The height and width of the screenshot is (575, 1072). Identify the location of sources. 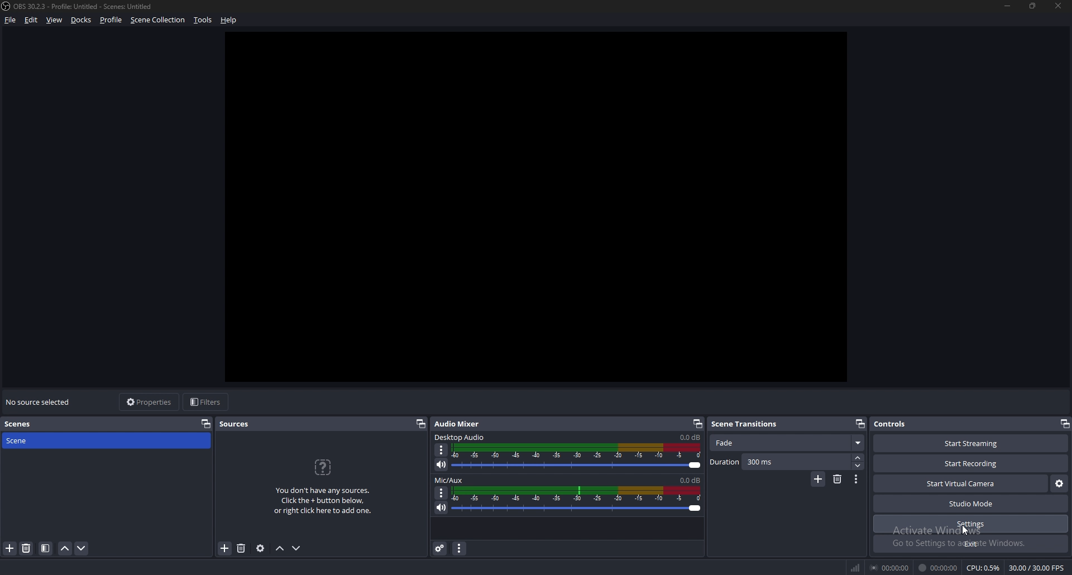
(238, 424).